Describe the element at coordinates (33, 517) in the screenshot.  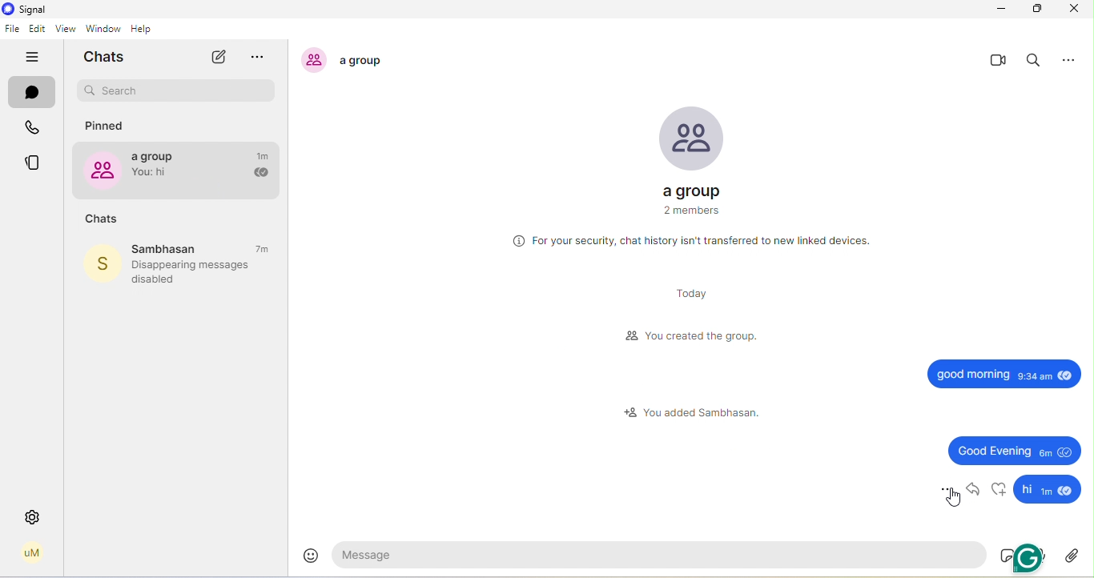
I see `settings` at that location.